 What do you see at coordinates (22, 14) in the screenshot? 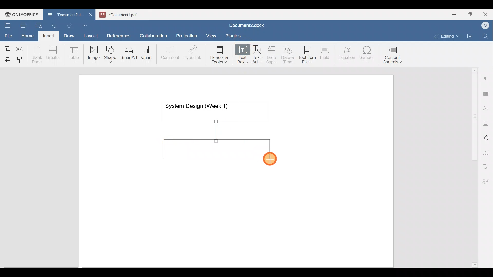
I see `ONLYOFFICE` at bounding box center [22, 14].